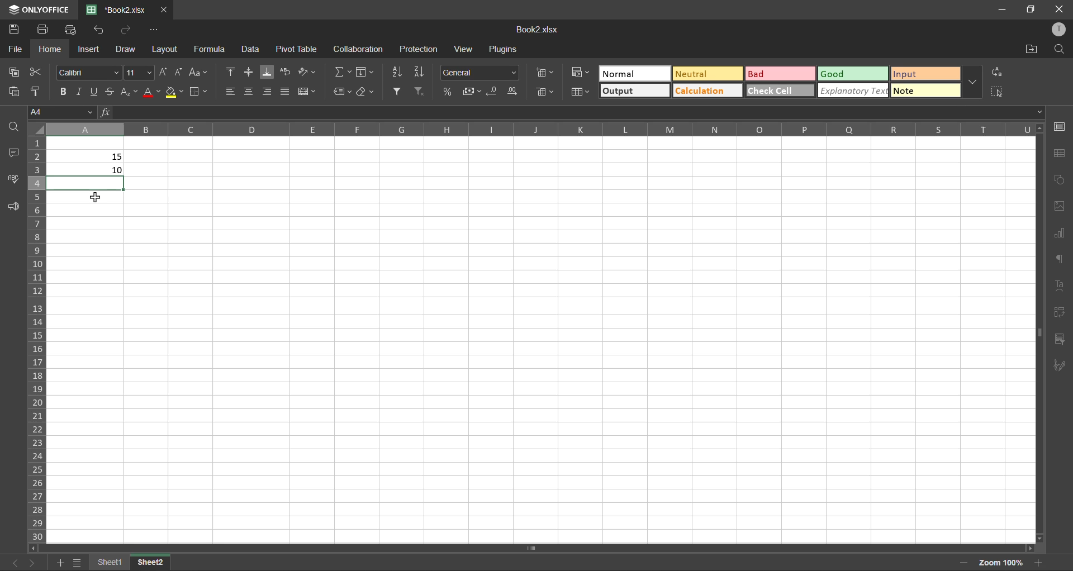  What do you see at coordinates (1029, 48) in the screenshot?
I see `open location` at bounding box center [1029, 48].